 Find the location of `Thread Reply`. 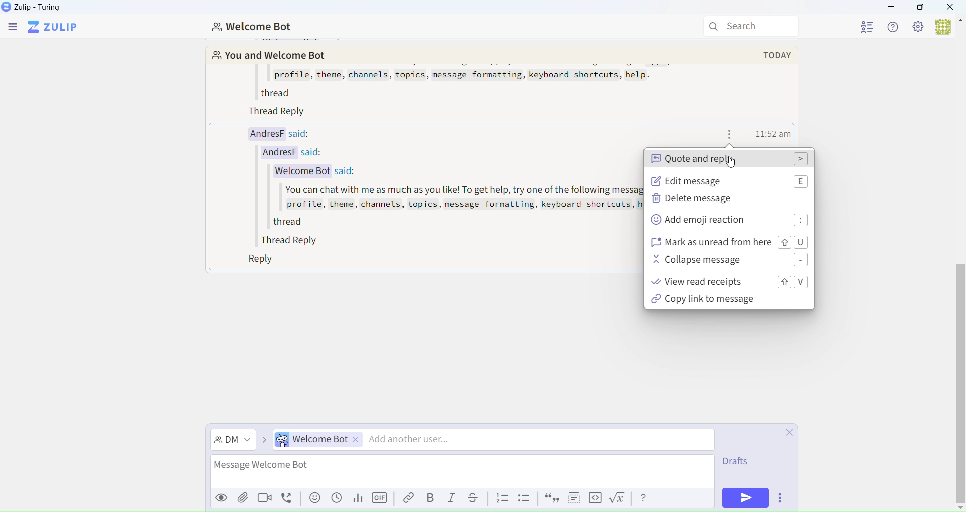

Thread Reply is located at coordinates (281, 113).